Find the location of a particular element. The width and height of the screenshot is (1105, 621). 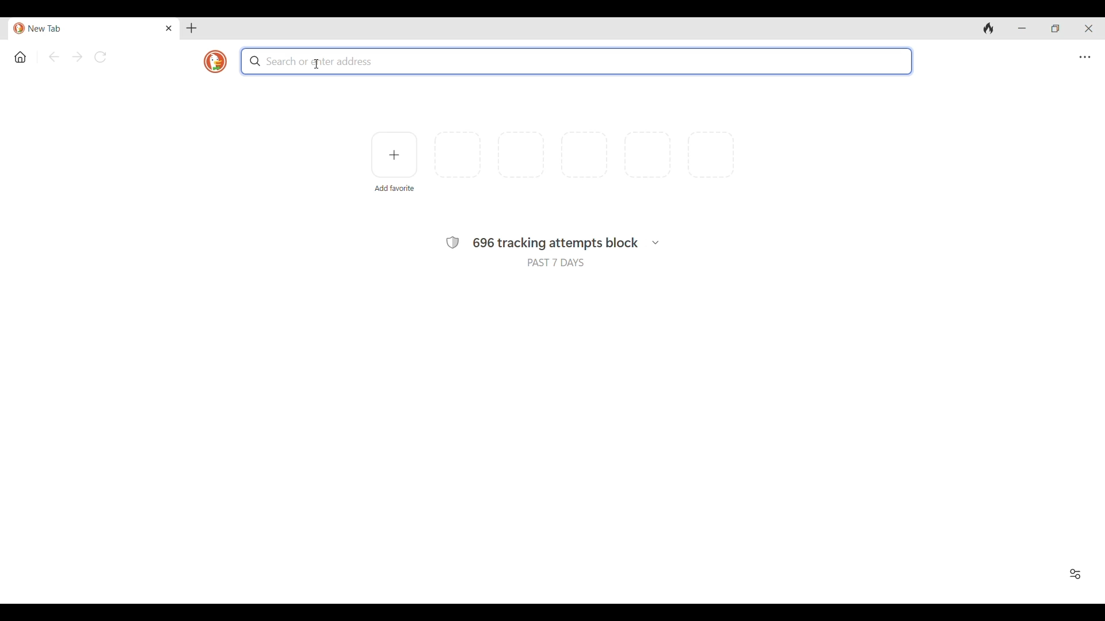

Go back is located at coordinates (54, 57).